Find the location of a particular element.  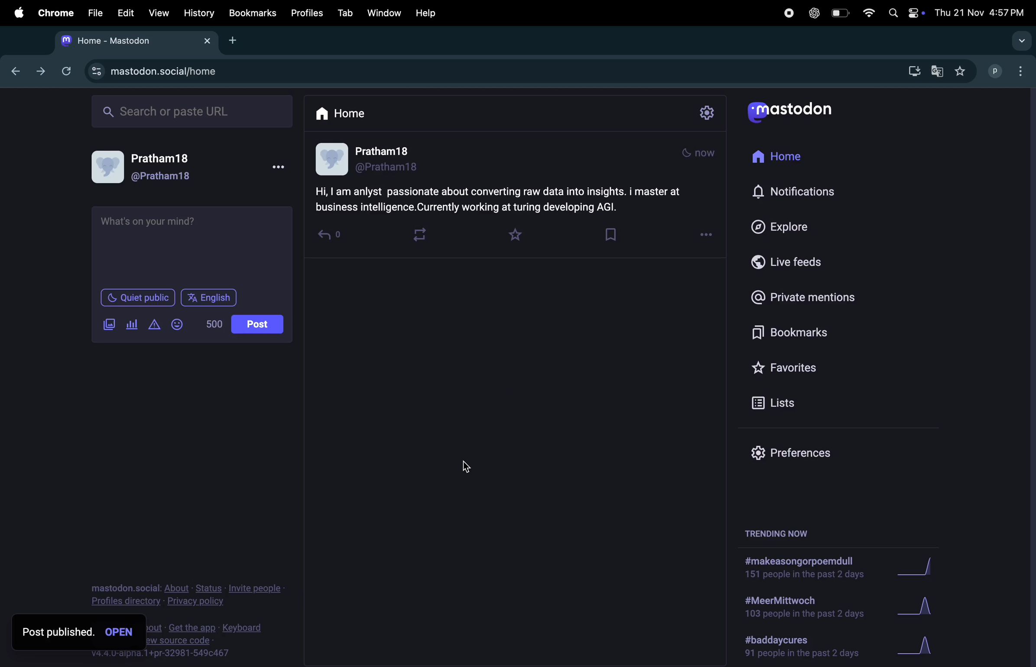

add image is located at coordinates (112, 325).